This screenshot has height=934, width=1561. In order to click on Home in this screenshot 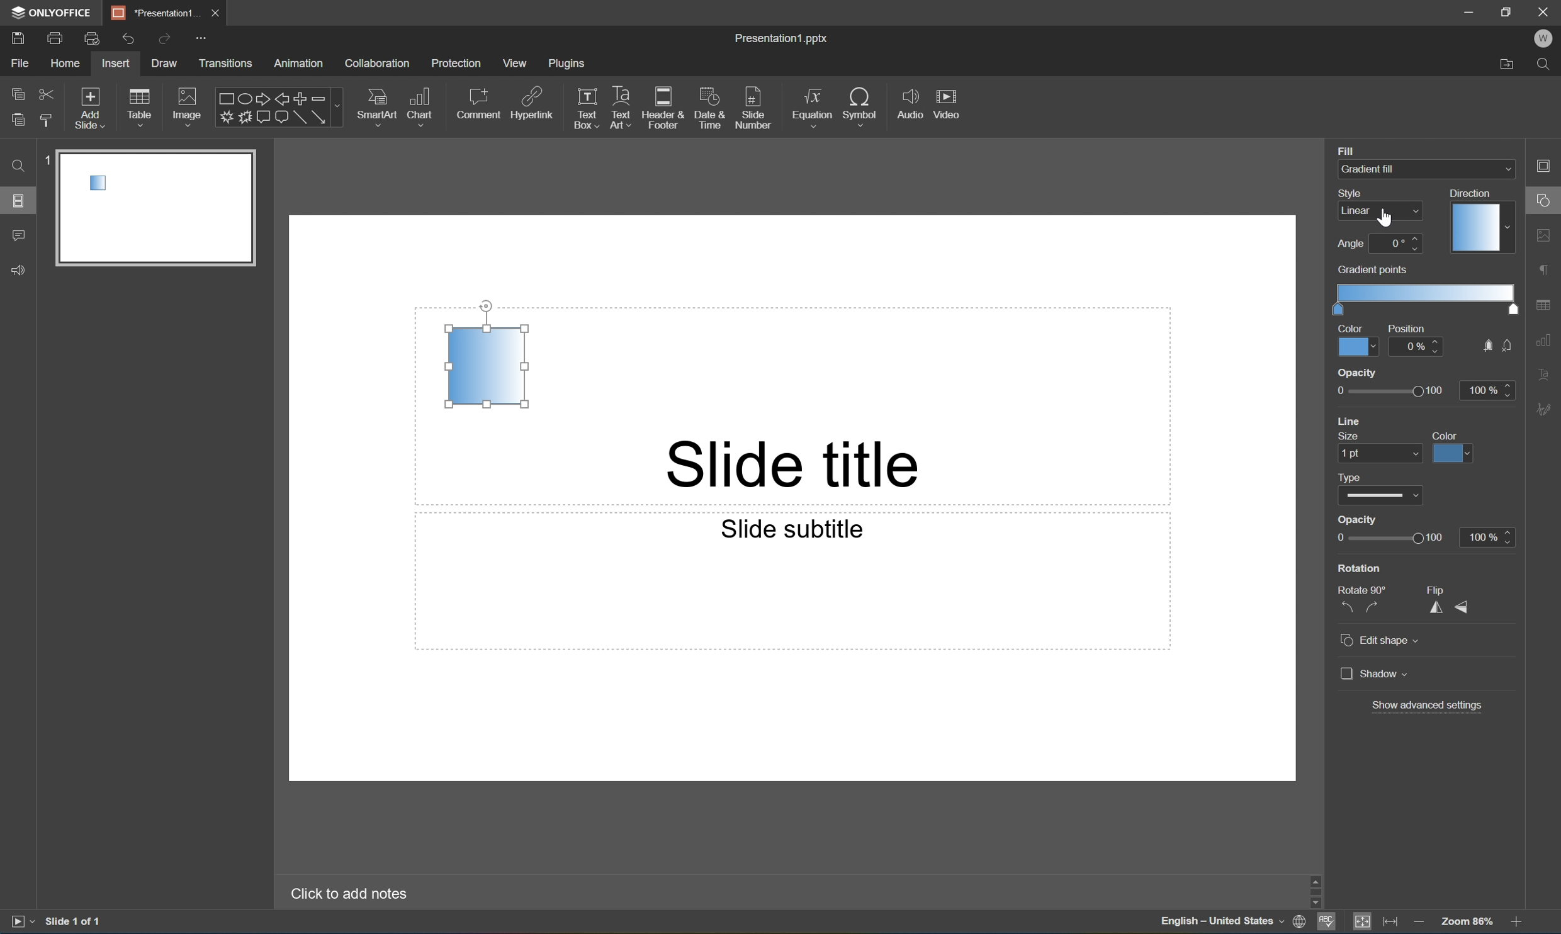, I will do `click(67, 63)`.